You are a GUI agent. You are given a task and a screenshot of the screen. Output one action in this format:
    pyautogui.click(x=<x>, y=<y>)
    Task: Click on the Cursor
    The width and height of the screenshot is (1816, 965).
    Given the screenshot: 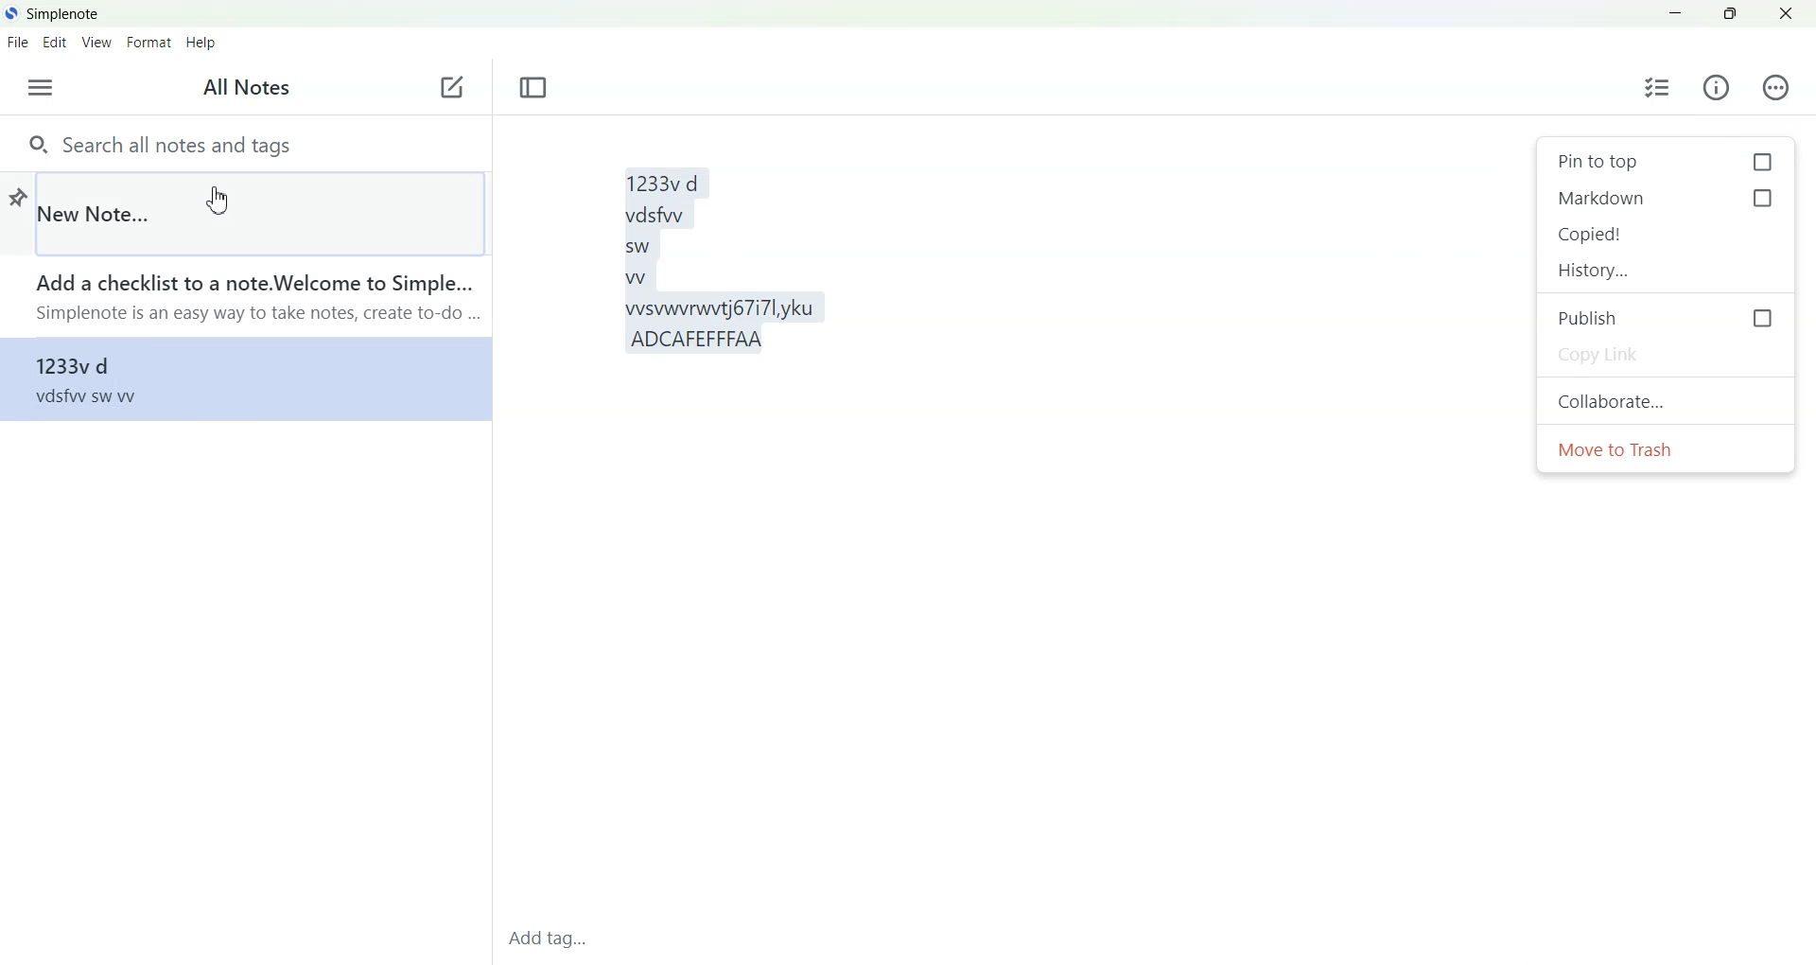 What is the action you would take?
    pyautogui.click(x=217, y=202)
    